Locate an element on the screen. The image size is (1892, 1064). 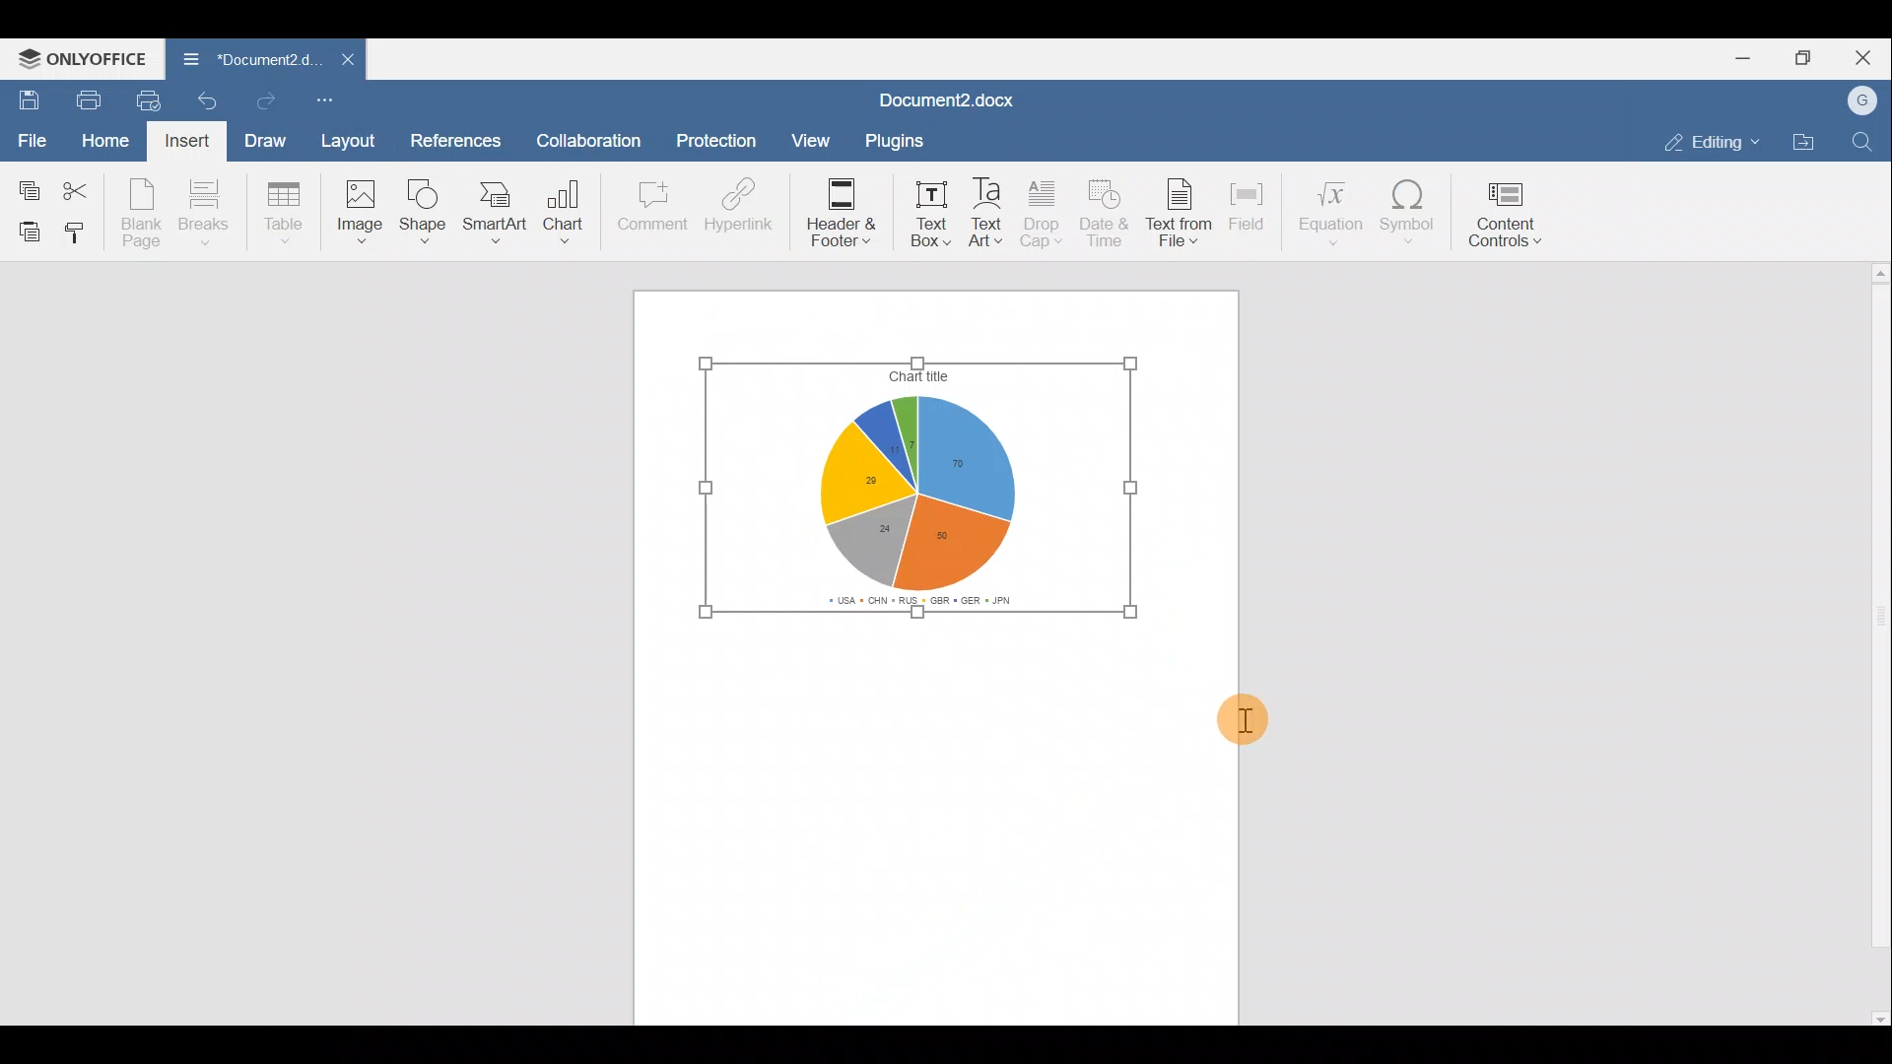
Customize quick access toolbar is located at coordinates (333, 100).